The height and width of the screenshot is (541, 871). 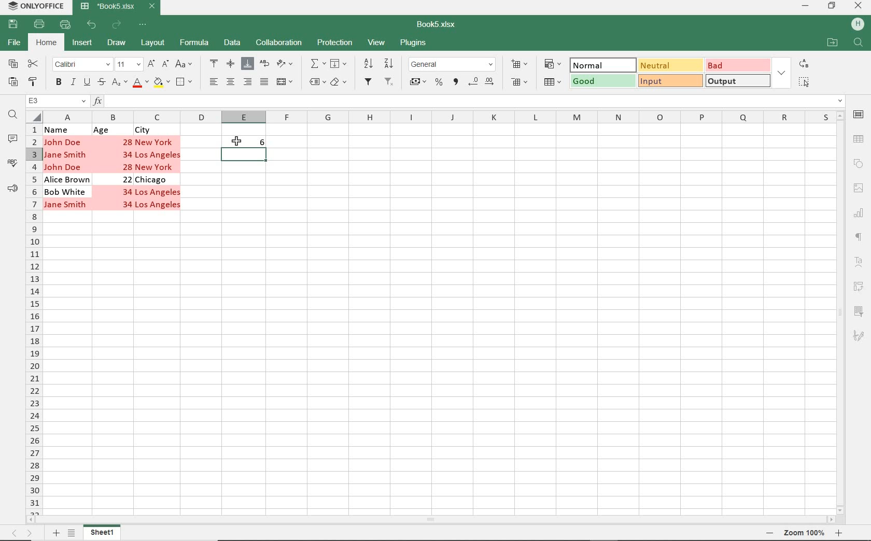 What do you see at coordinates (128, 207) in the screenshot?
I see `34` at bounding box center [128, 207].